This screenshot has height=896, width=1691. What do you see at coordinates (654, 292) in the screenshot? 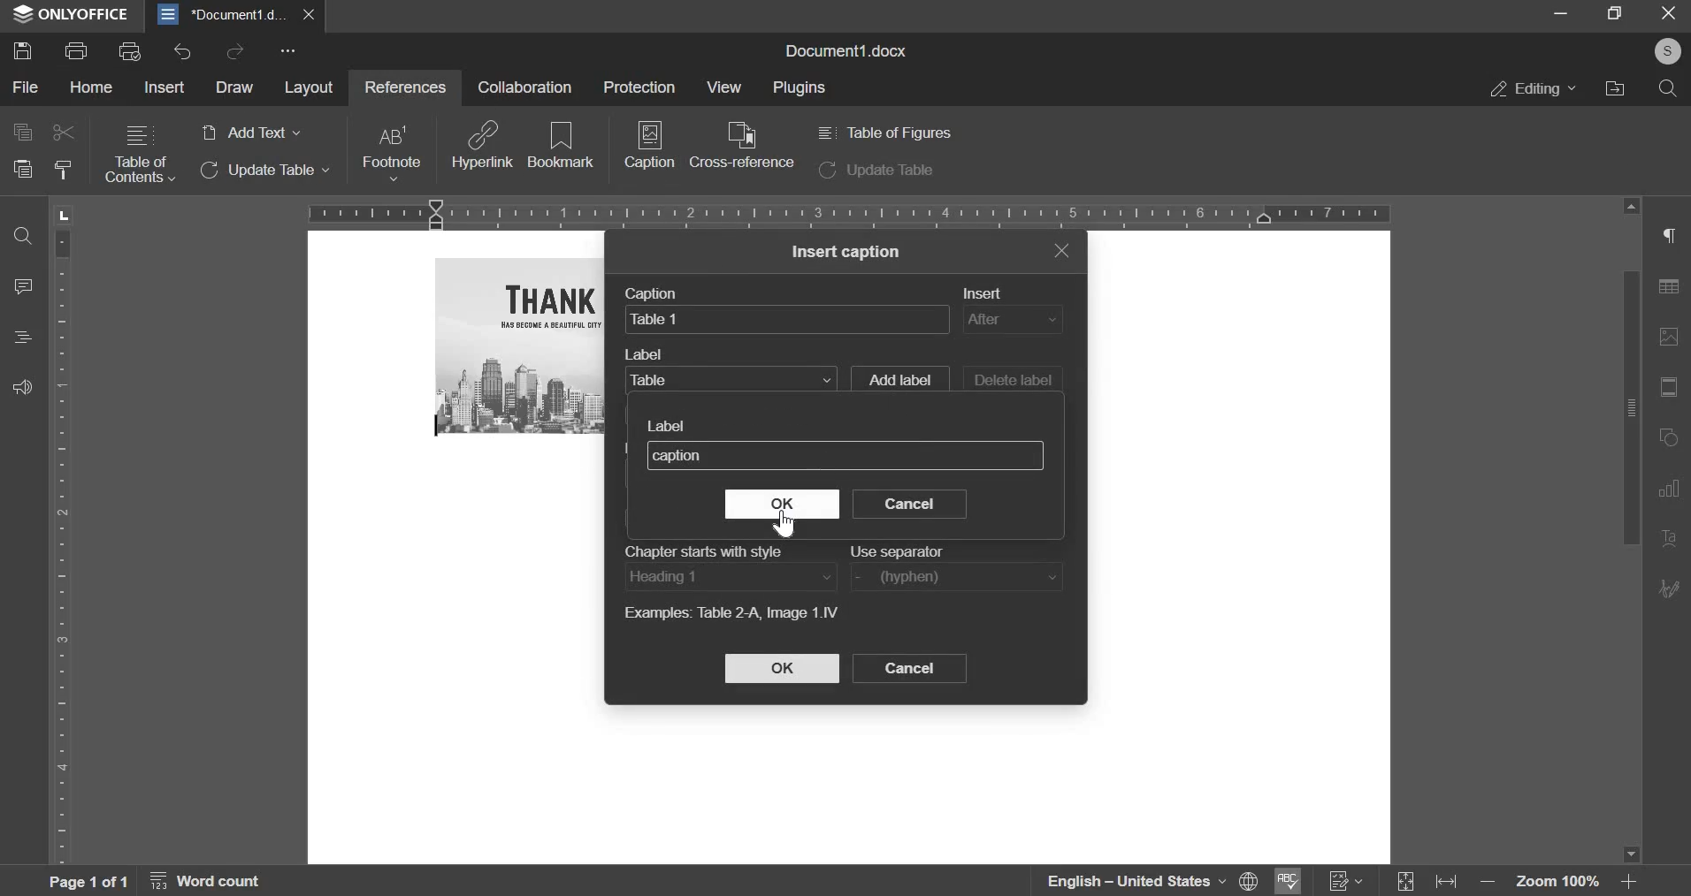
I see `Caption` at bounding box center [654, 292].